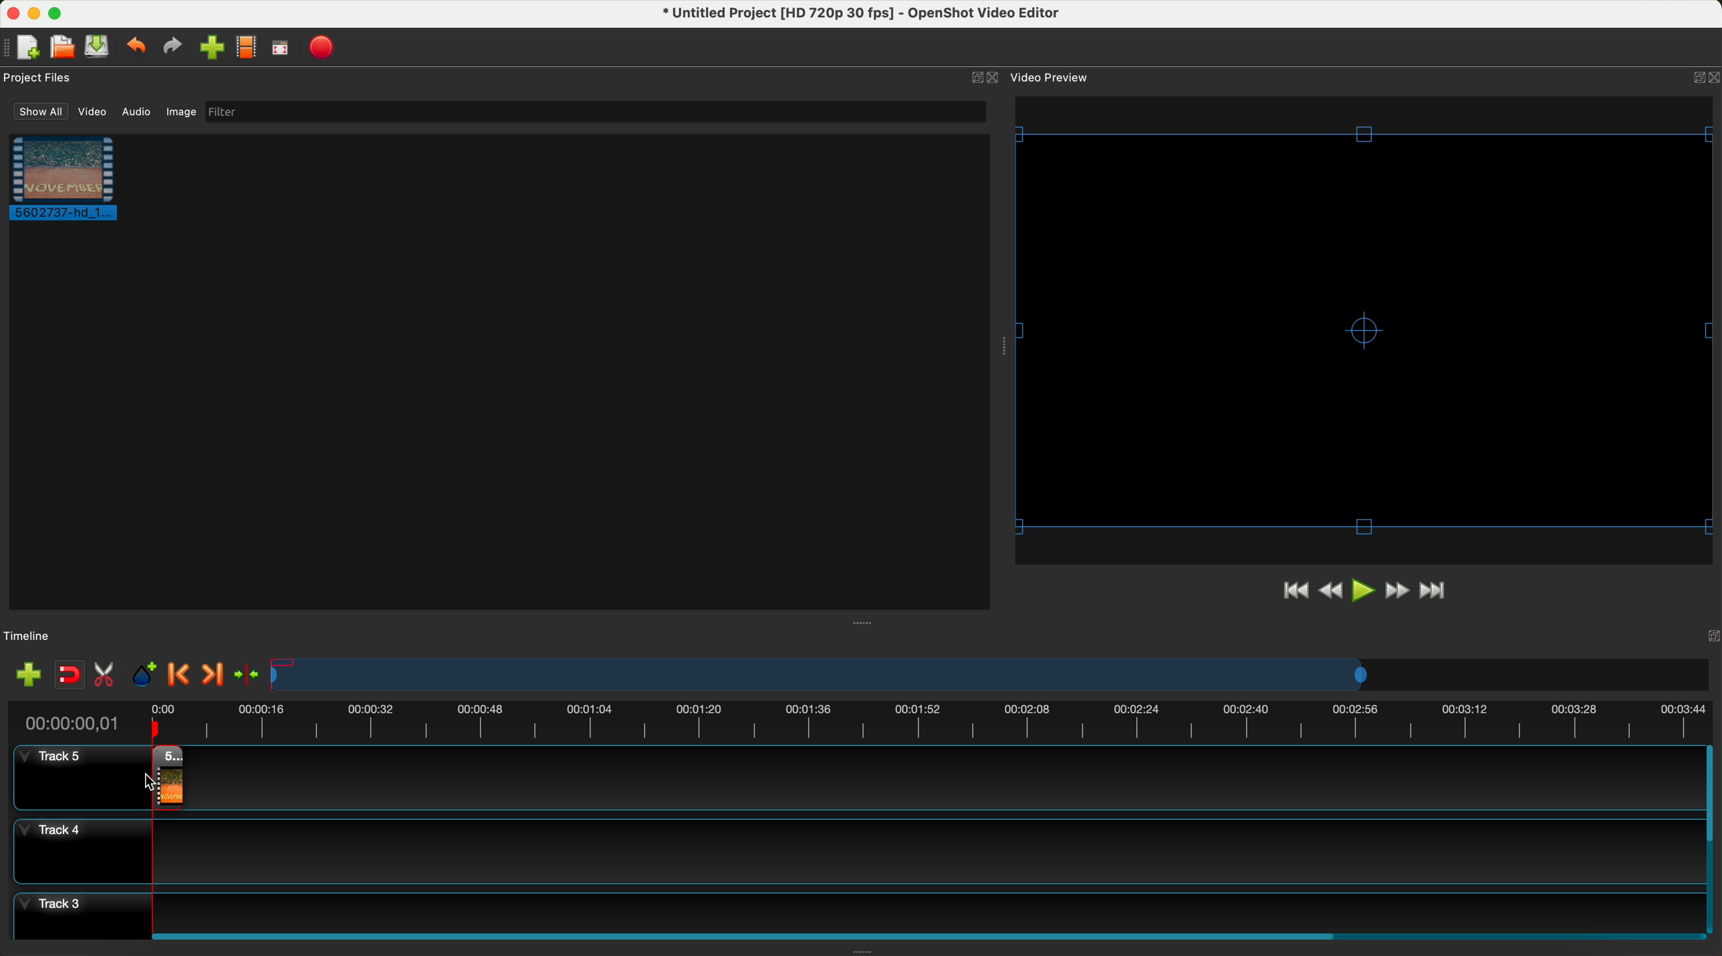 The image size is (1722, 956). I want to click on video preview, so click(1051, 77).